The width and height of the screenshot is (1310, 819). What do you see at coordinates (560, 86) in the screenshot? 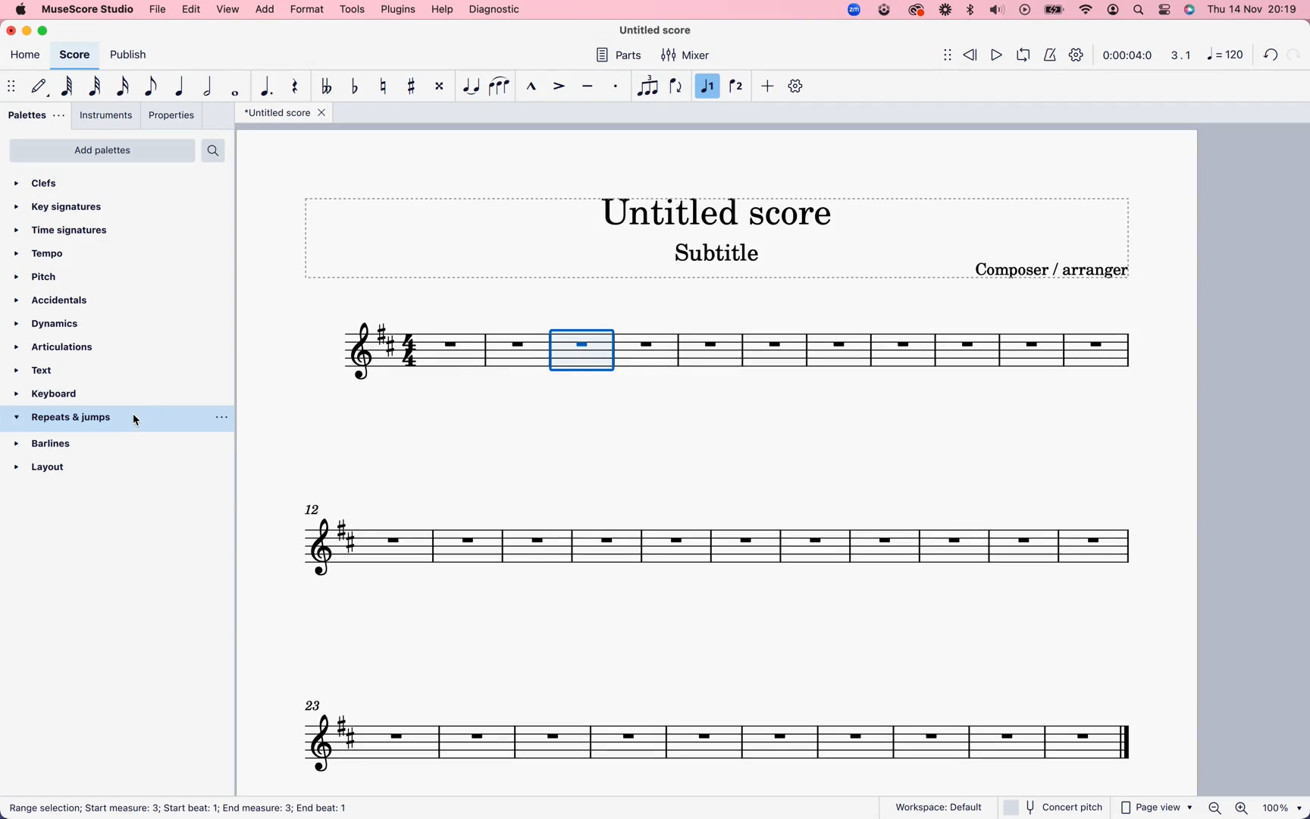
I see `accent` at bounding box center [560, 86].